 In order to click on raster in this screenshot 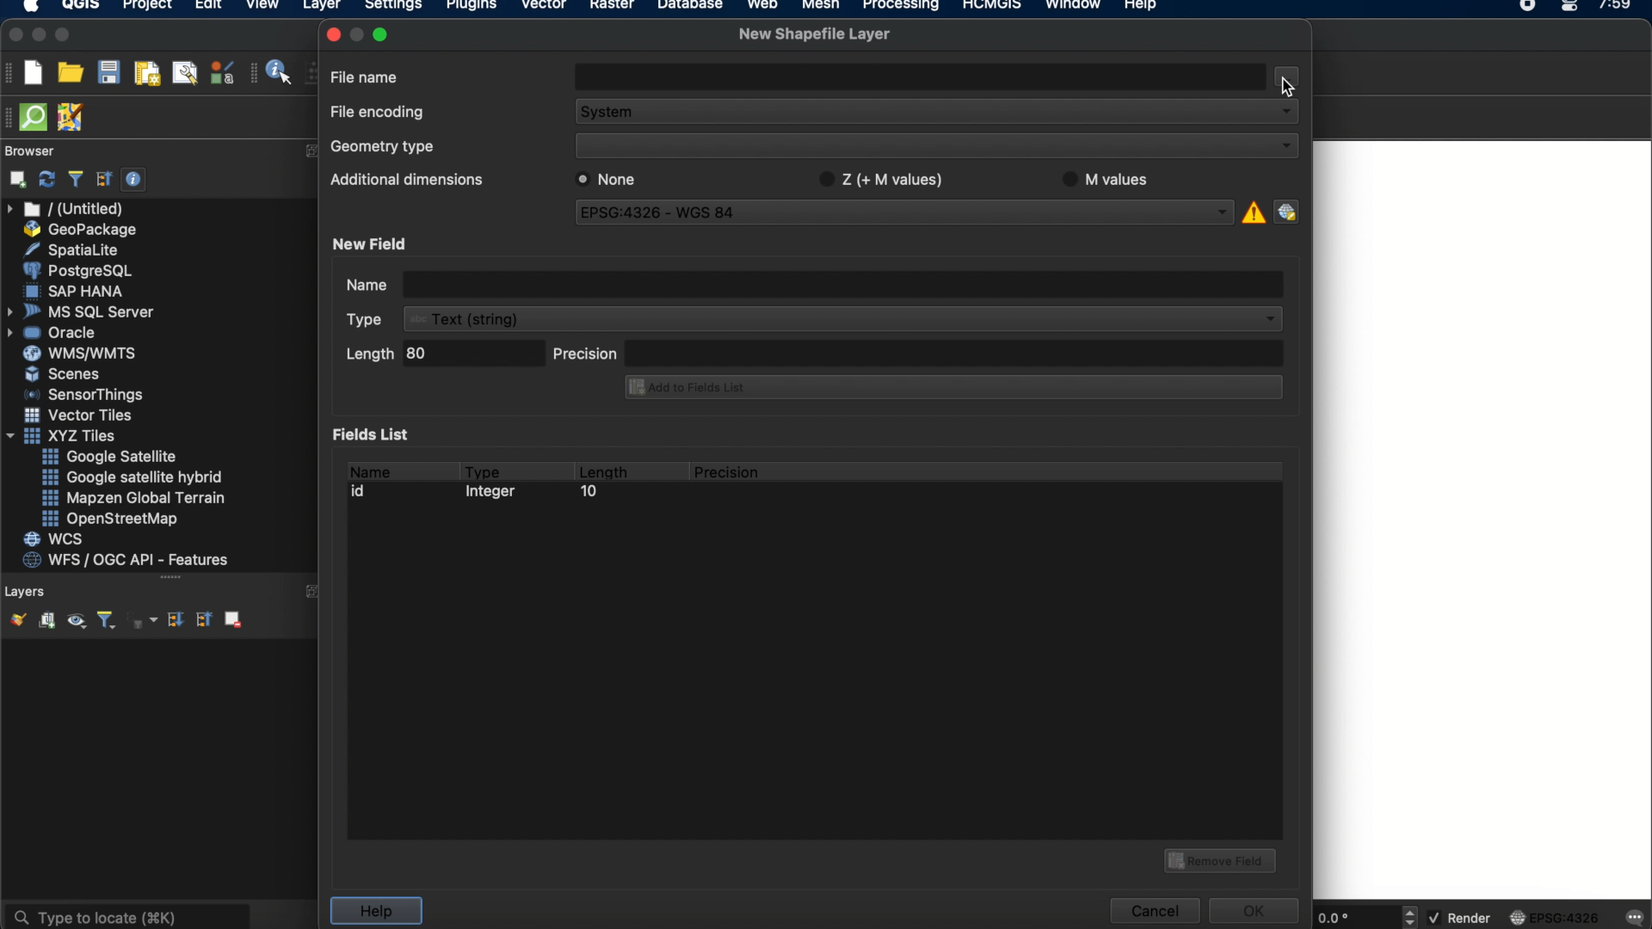, I will do `click(610, 7)`.